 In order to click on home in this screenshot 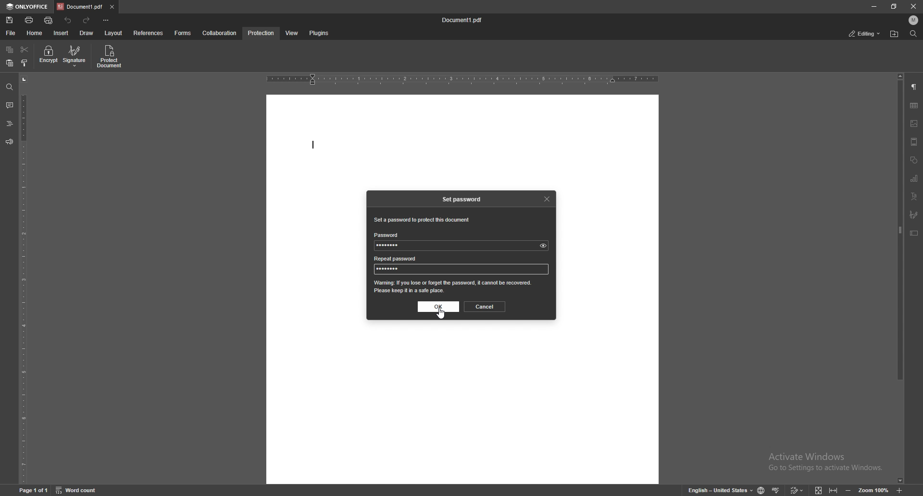, I will do `click(34, 33)`.